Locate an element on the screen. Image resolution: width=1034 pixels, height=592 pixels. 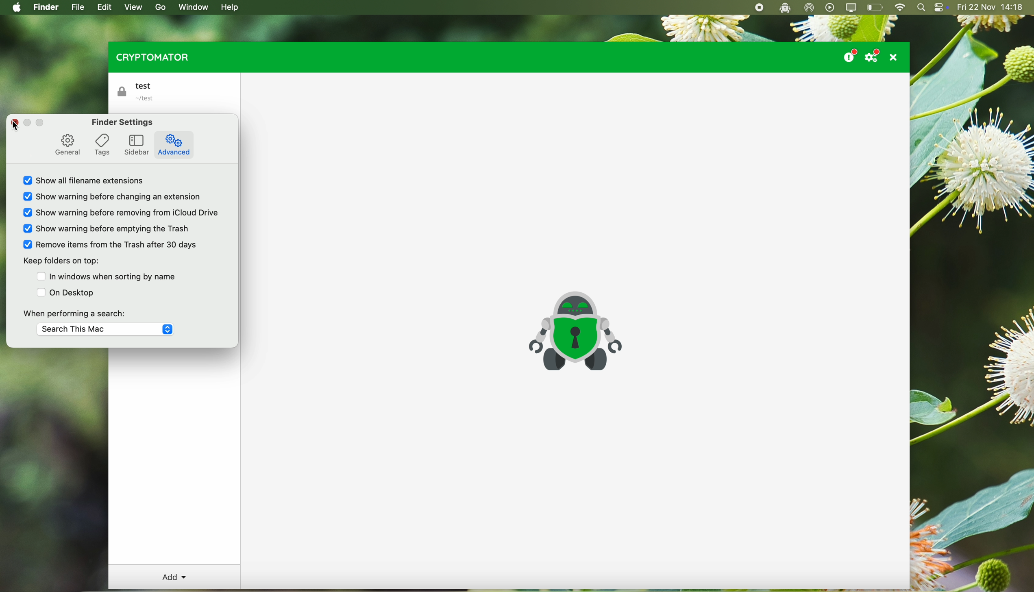
Remove items from the Trash after 30 days is located at coordinates (111, 245).